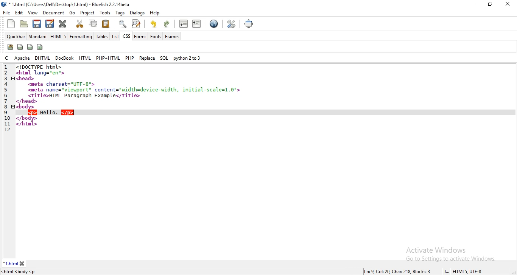 The width and height of the screenshot is (517, 275). What do you see at coordinates (24, 24) in the screenshot?
I see `open file` at bounding box center [24, 24].